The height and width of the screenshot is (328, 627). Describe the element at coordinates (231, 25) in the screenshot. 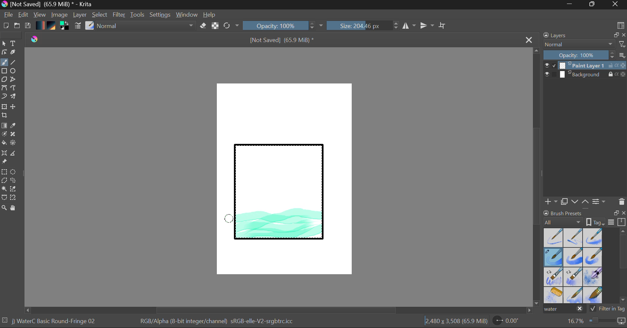

I see `Refresh` at that location.